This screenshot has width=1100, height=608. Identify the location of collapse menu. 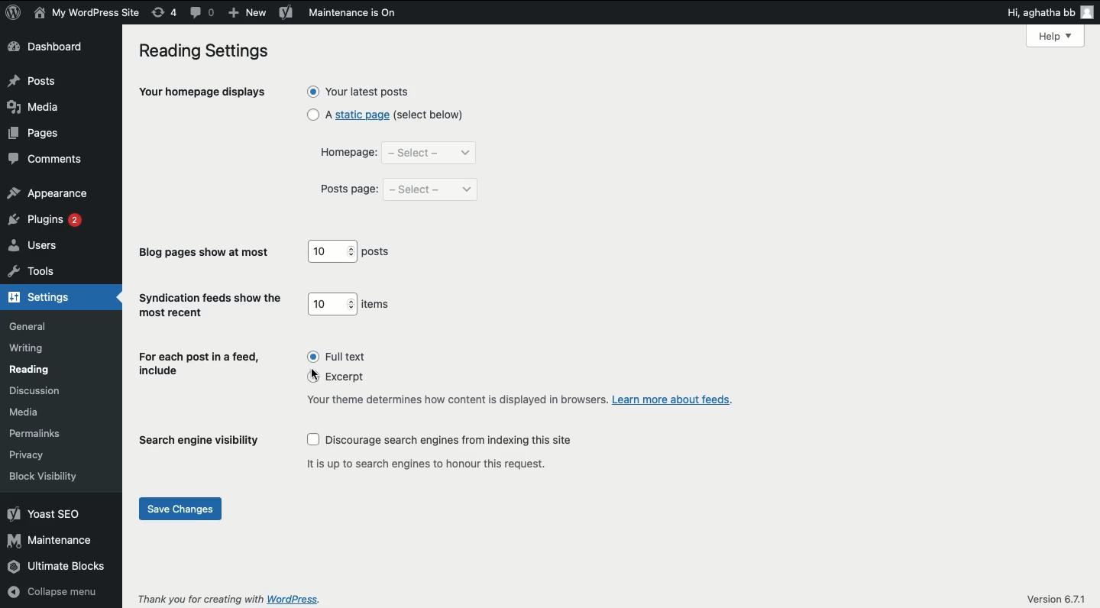
(61, 593).